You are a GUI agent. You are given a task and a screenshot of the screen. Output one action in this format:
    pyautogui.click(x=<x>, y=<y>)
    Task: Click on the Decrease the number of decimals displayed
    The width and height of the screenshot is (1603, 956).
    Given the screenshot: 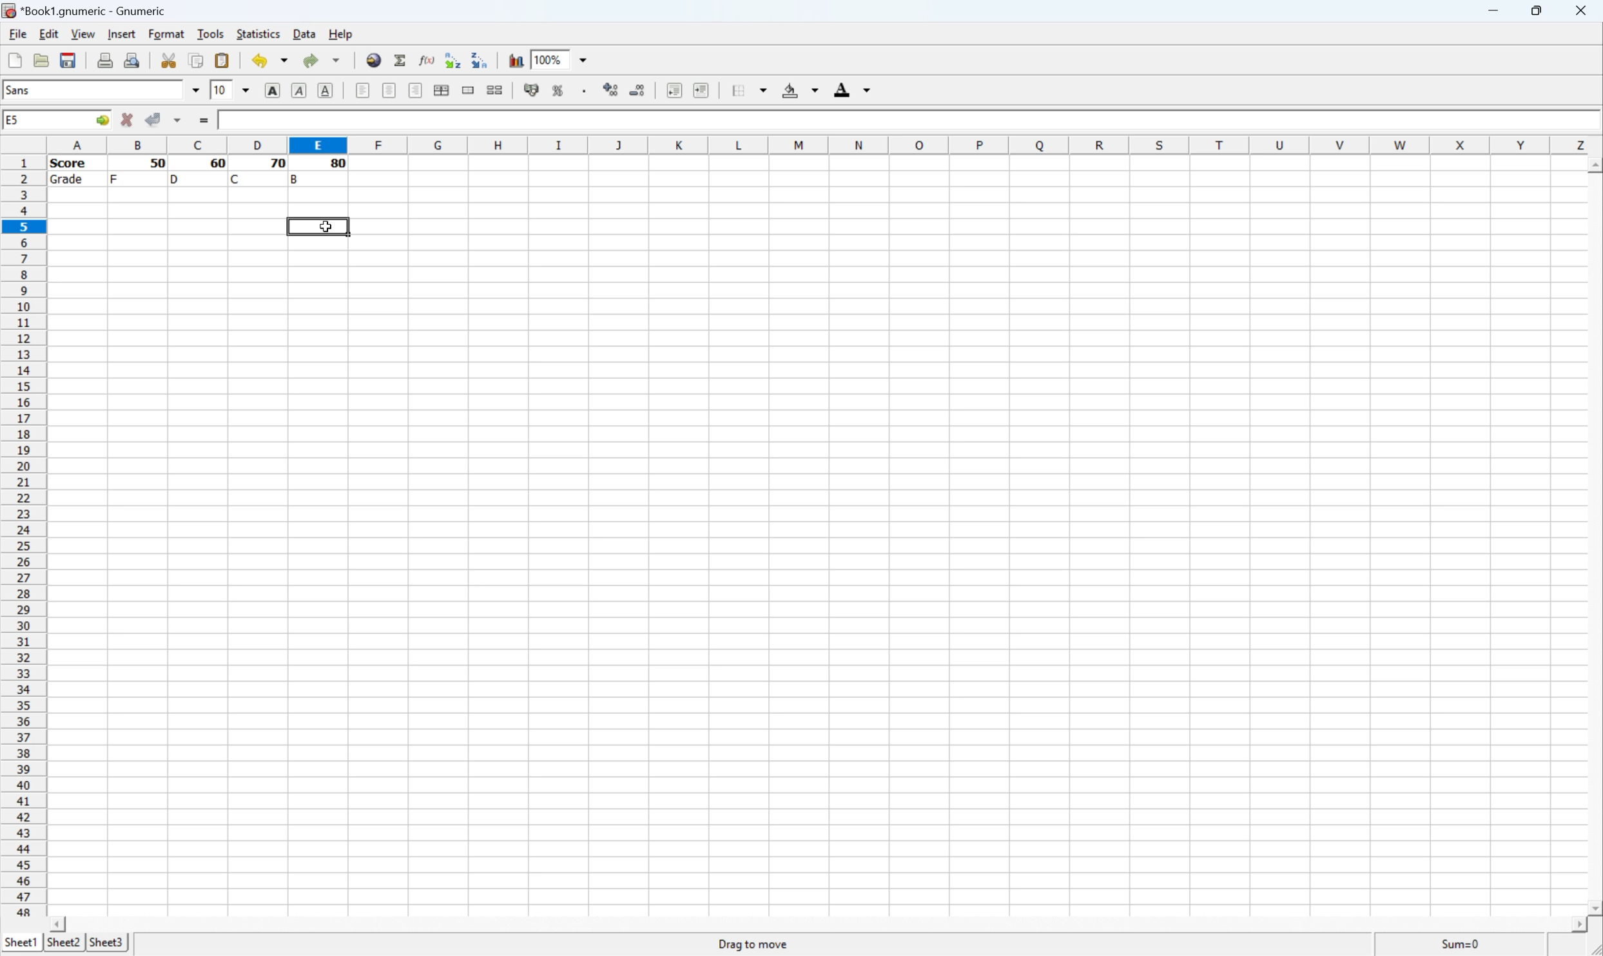 What is the action you would take?
    pyautogui.click(x=637, y=90)
    